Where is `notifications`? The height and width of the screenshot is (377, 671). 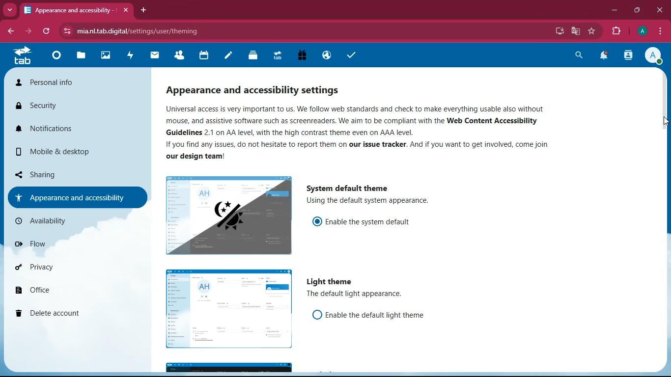
notifications is located at coordinates (62, 133).